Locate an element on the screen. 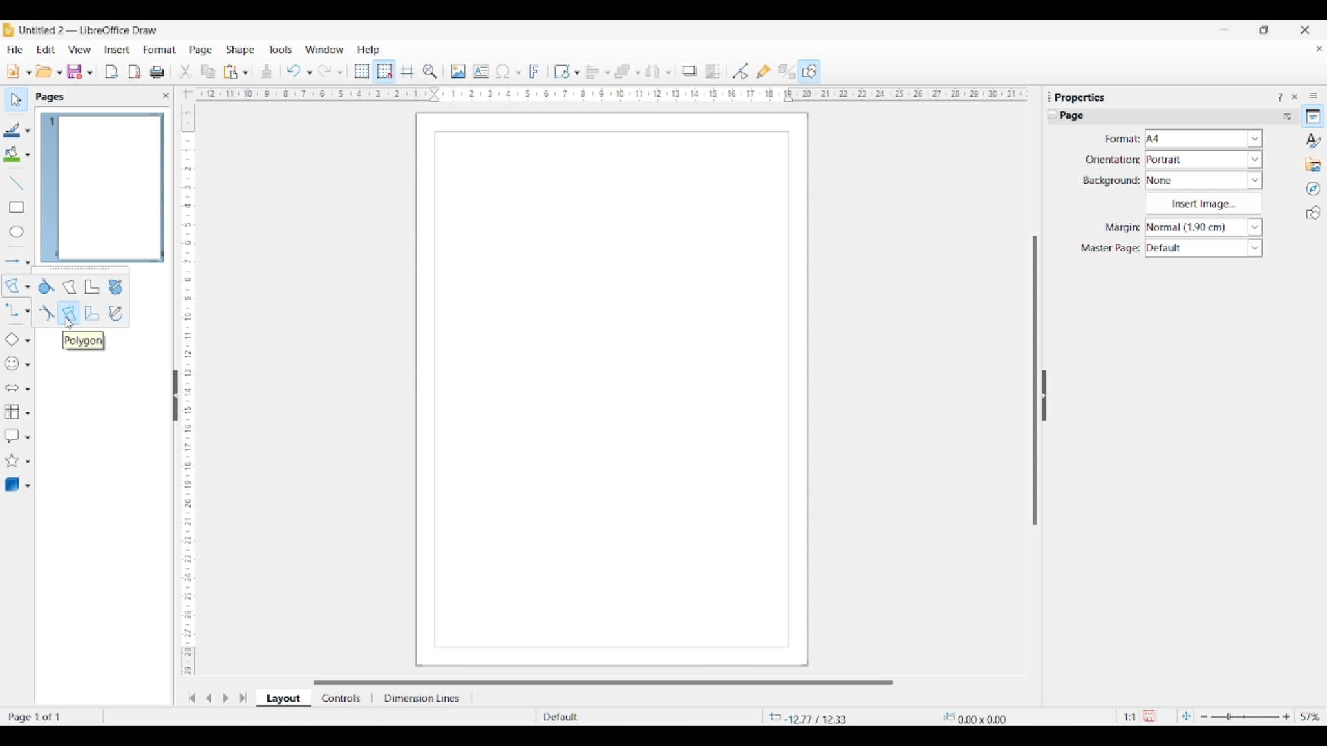 The width and height of the screenshot is (1327, 746). Float properties panel is located at coordinates (1049, 97).